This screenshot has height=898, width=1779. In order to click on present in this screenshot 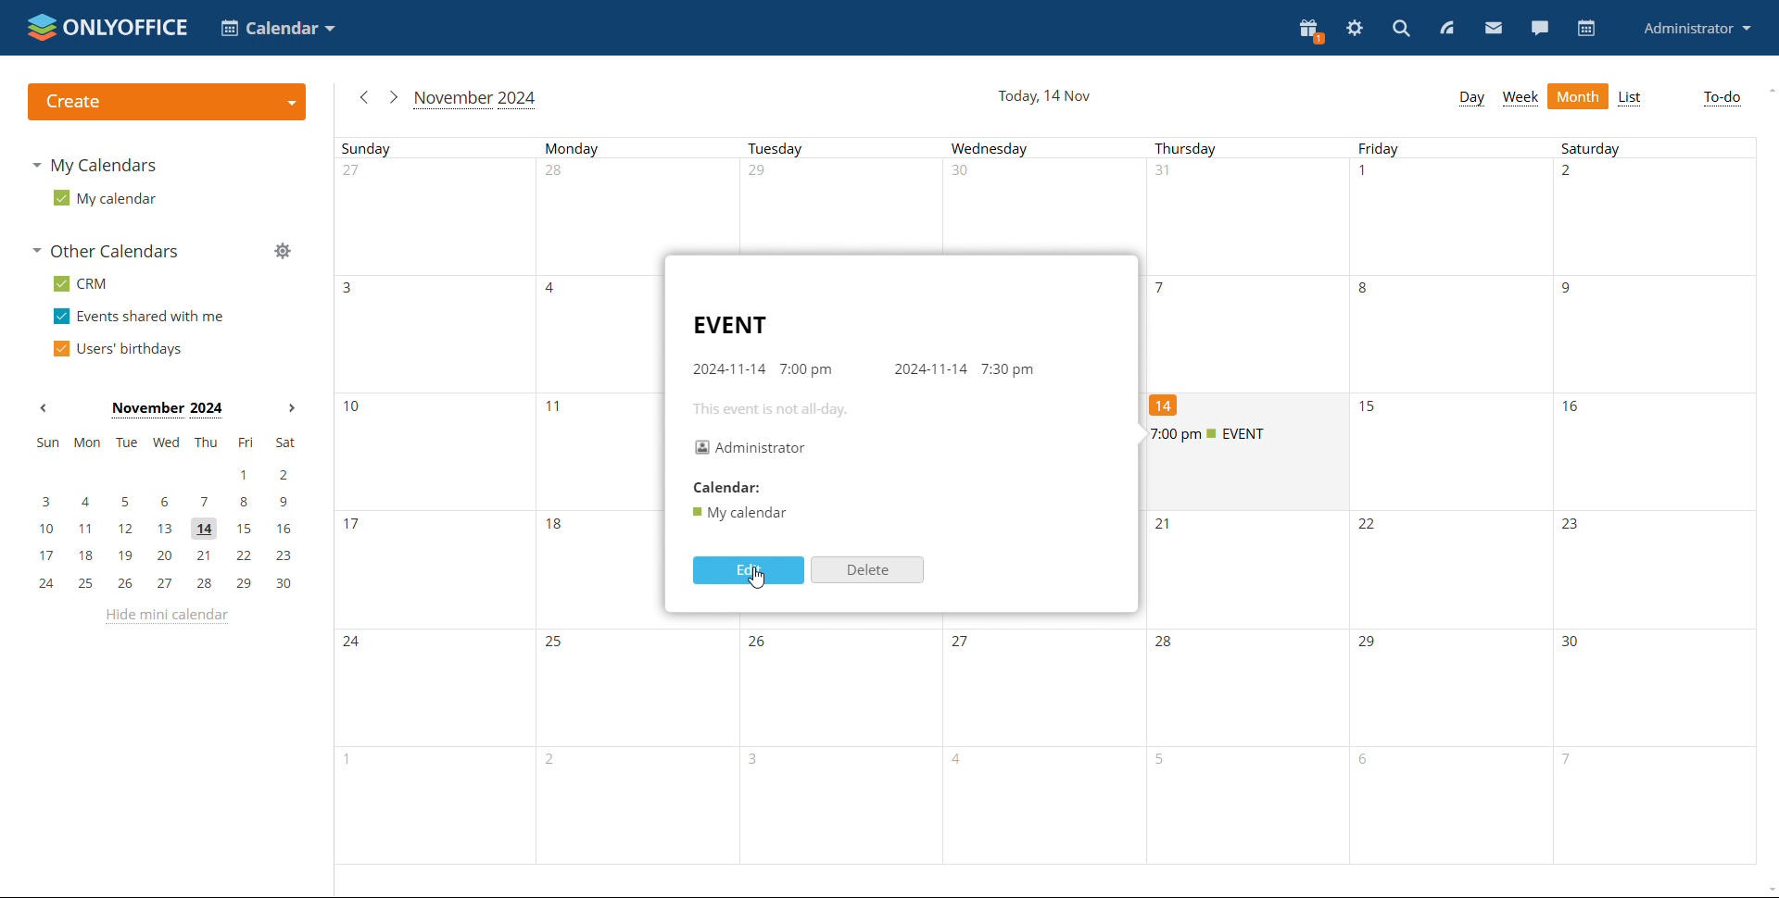, I will do `click(1309, 31)`.